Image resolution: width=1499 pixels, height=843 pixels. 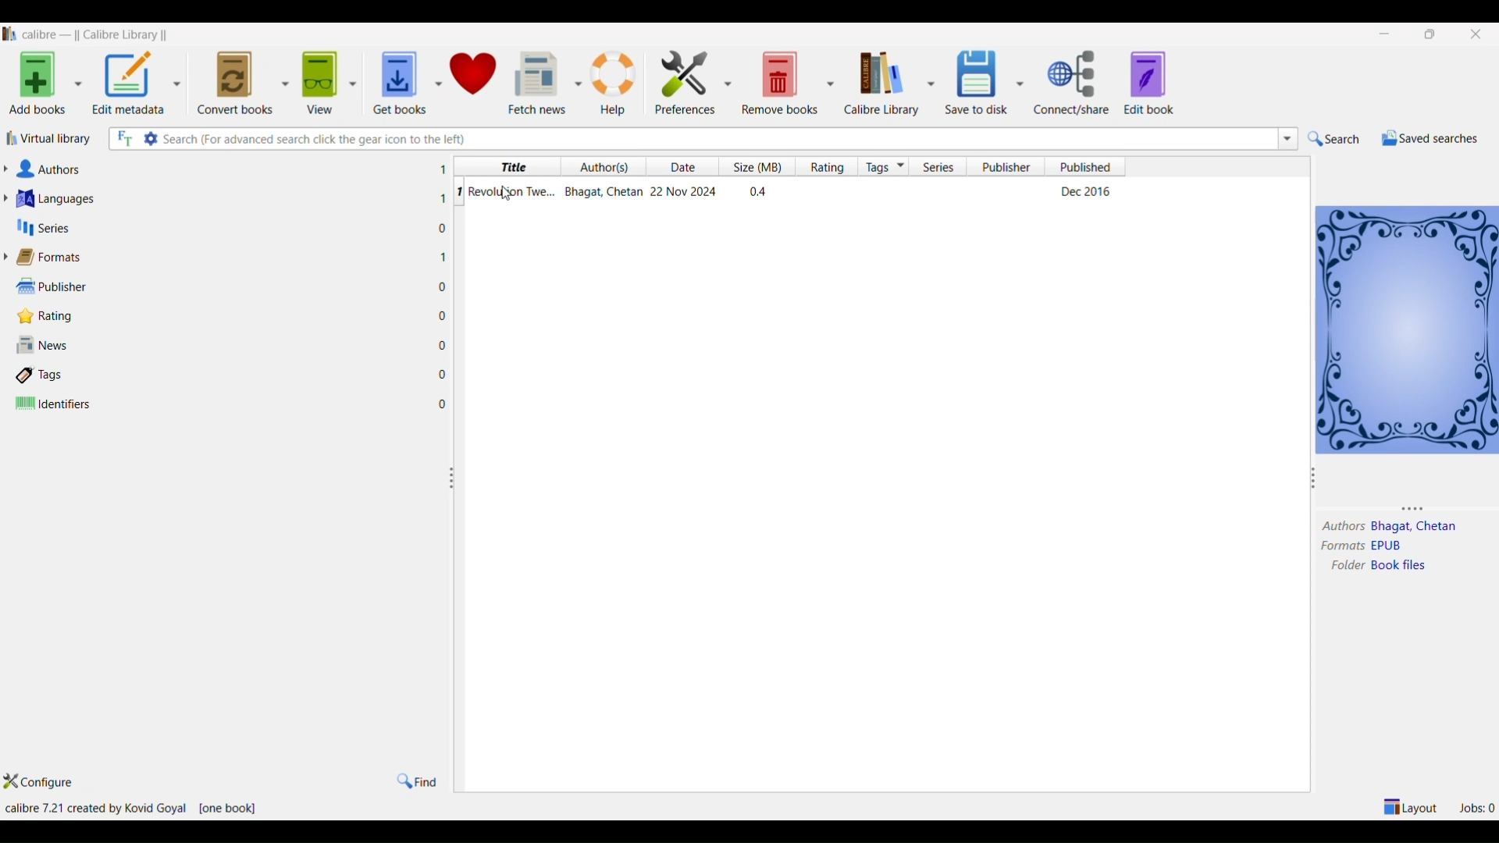 What do you see at coordinates (717, 138) in the screenshot?
I see `search box ` at bounding box center [717, 138].